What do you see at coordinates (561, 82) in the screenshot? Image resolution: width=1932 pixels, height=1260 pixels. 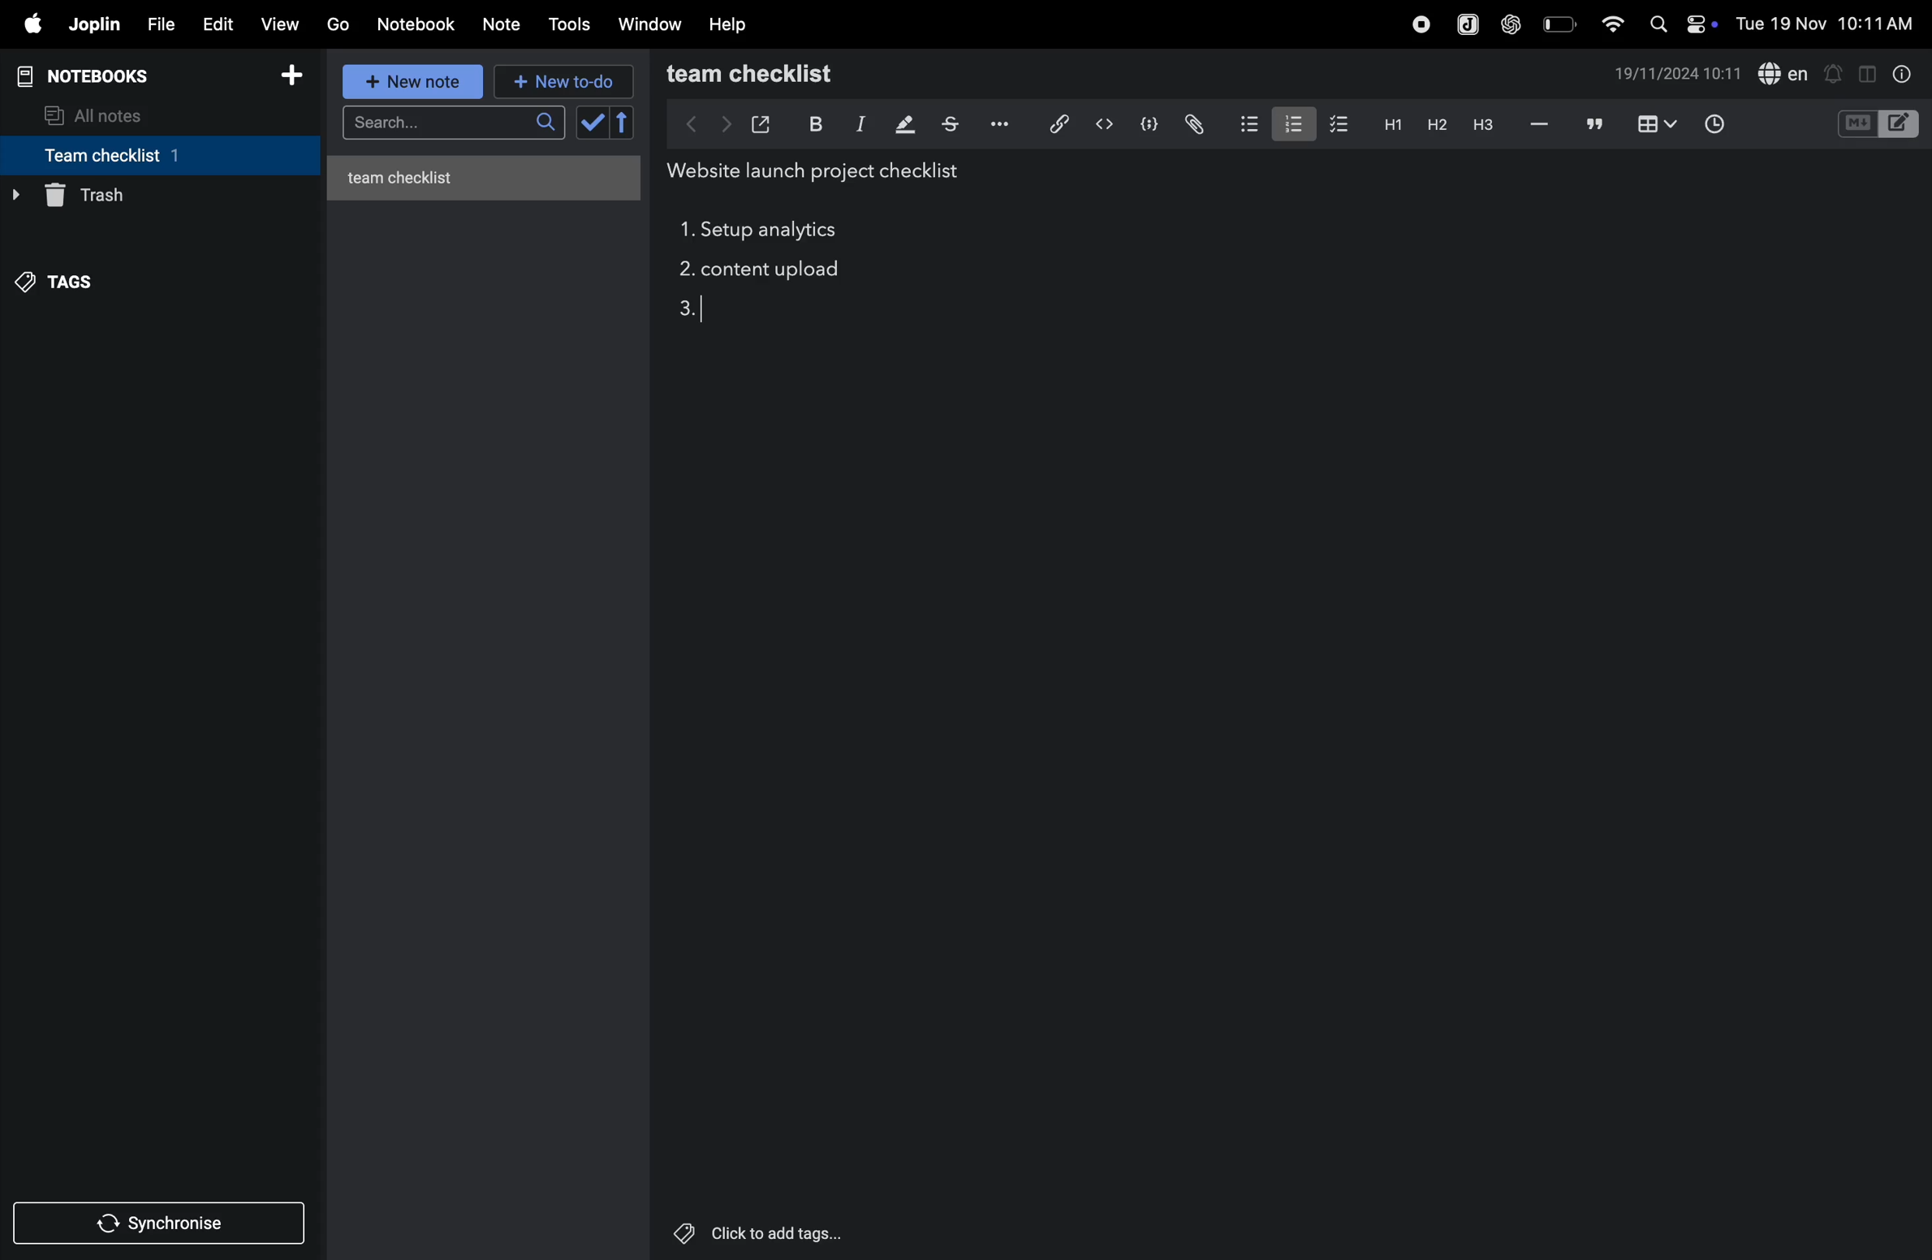 I see `new to d0` at bounding box center [561, 82].